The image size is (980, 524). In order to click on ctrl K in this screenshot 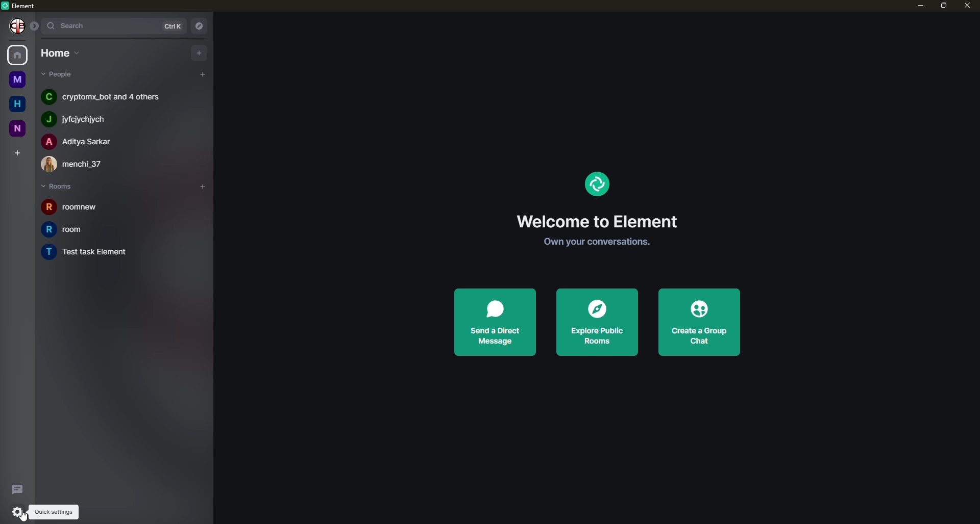, I will do `click(169, 25)`.